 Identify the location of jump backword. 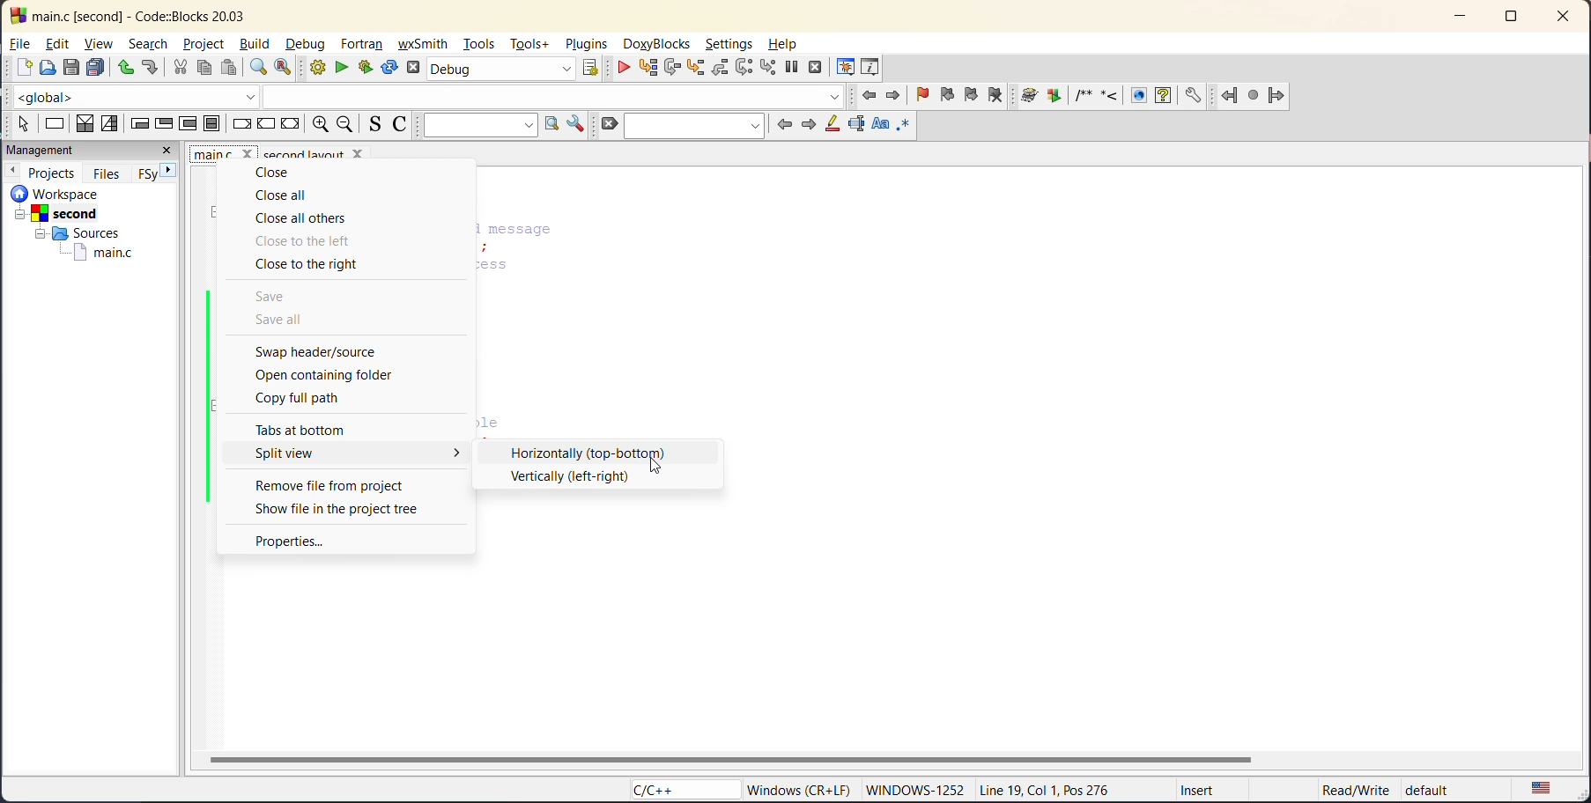
(1230, 93).